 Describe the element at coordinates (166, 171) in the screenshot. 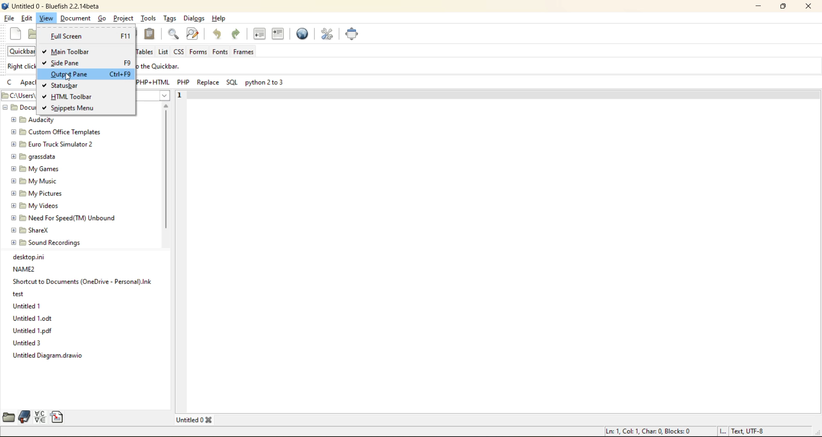

I see `vertical scroll  bar` at that location.